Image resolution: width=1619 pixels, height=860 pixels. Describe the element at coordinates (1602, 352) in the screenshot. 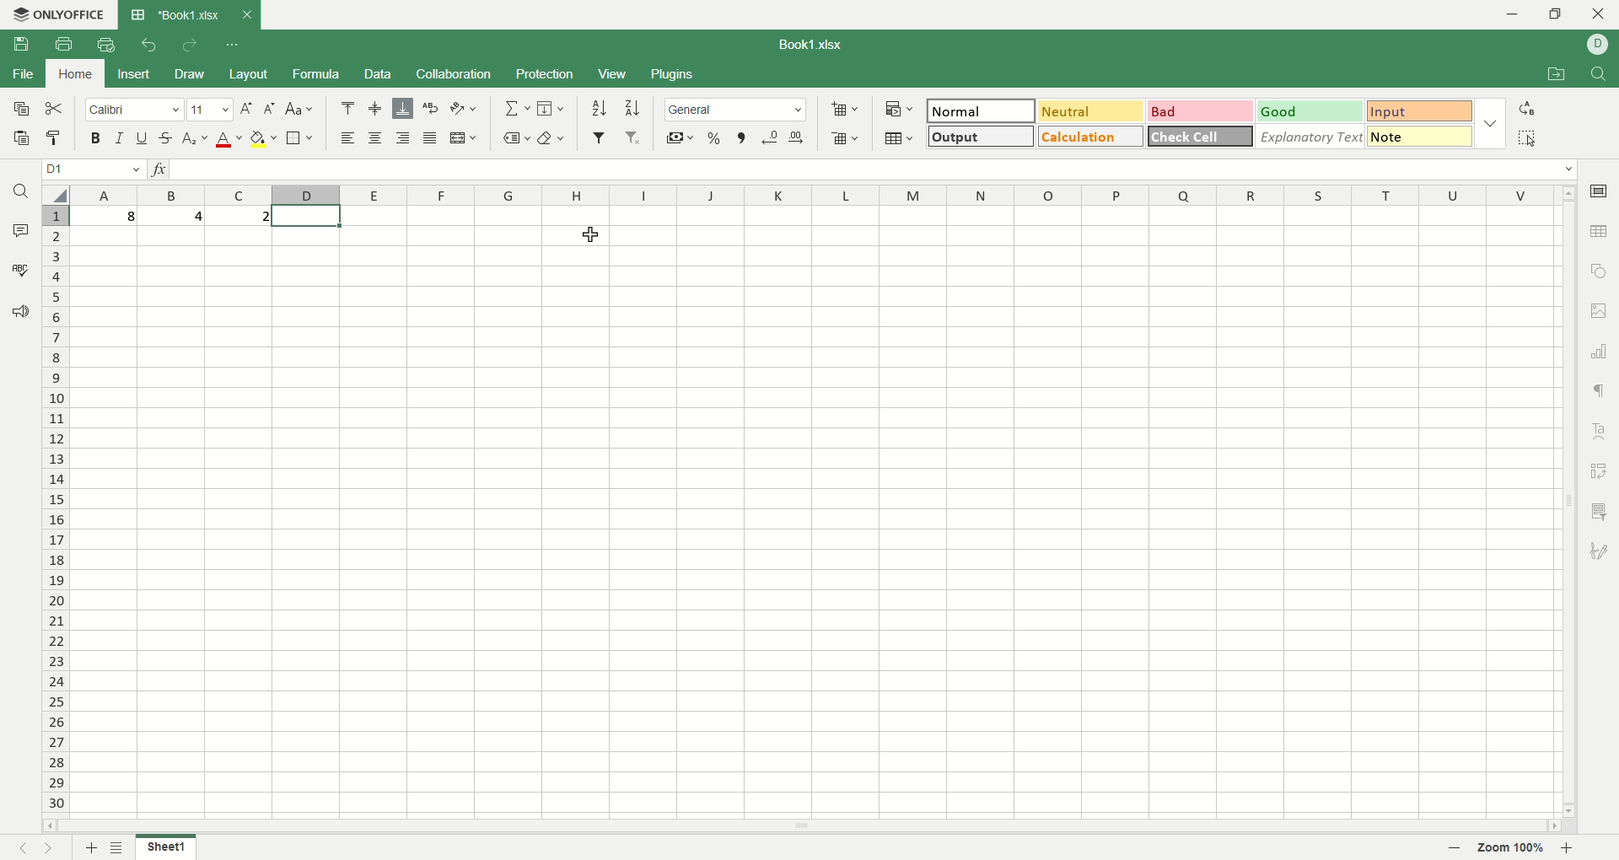

I see `chart settings` at that location.